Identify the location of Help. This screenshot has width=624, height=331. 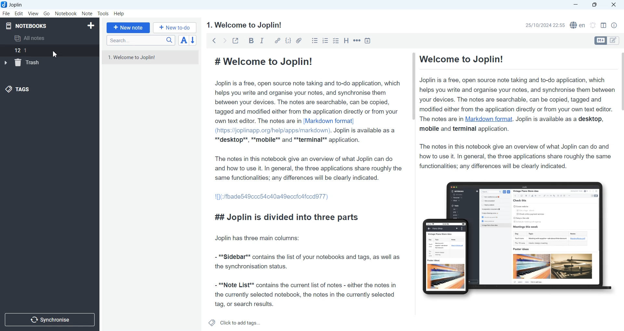
(120, 14).